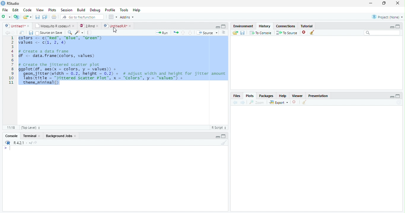 The image size is (405, 213). What do you see at coordinates (257, 102) in the screenshot?
I see `Zoom` at bounding box center [257, 102].